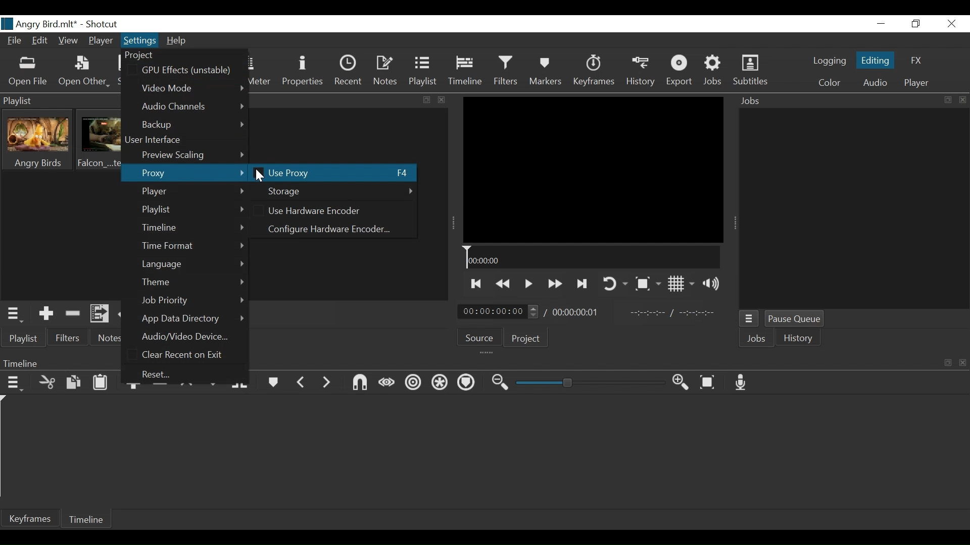  Describe the element at coordinates (576, 312) in the screenshot. I see `Total Duration` at that location.